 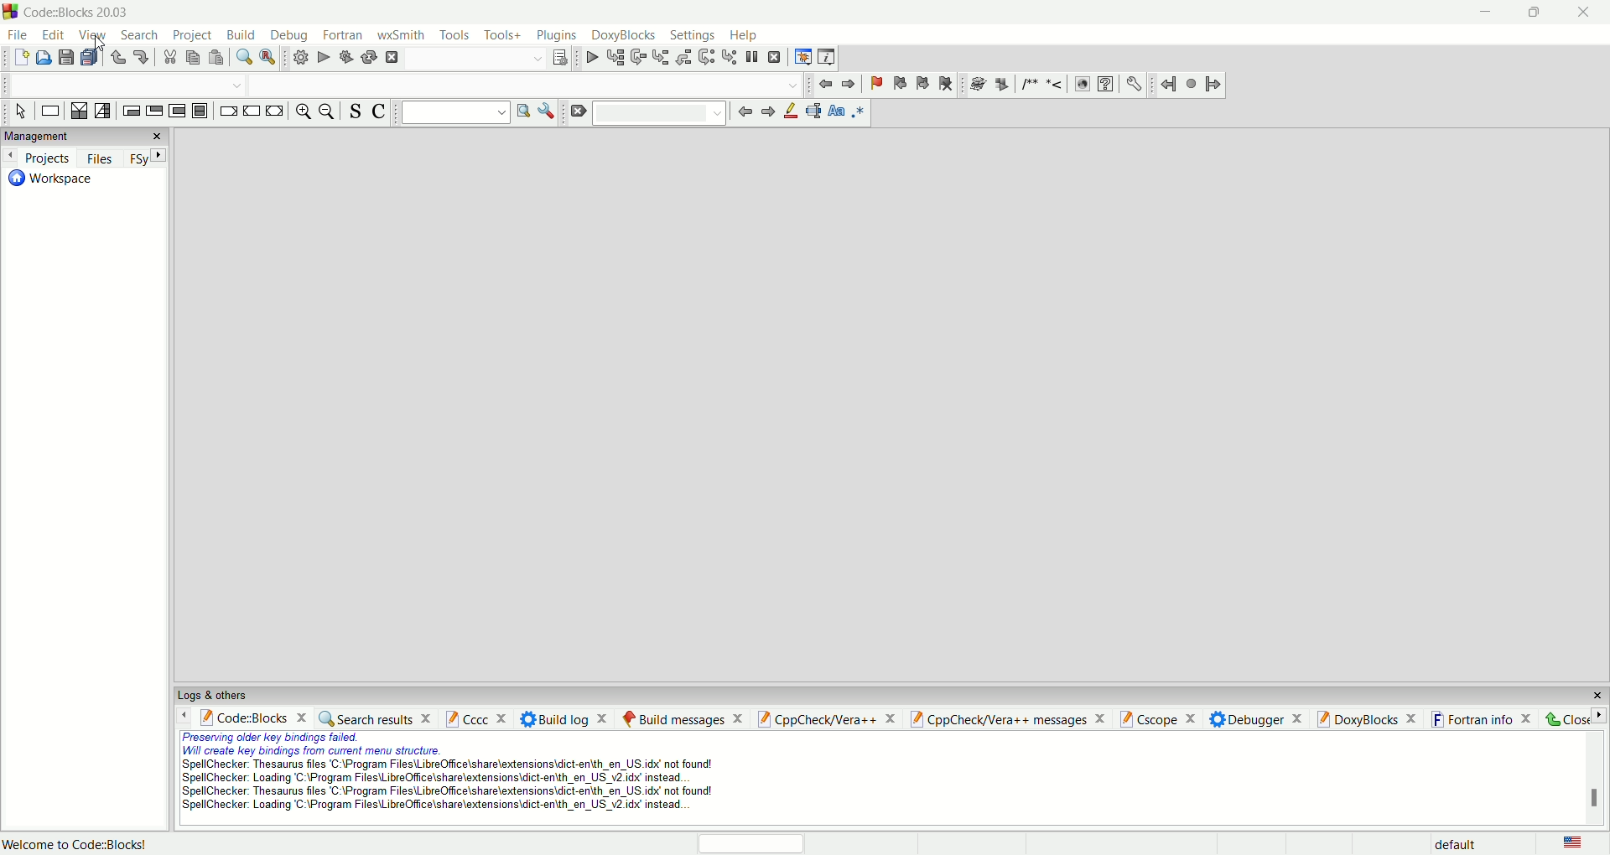 What do you see at coordinates (778, 57) in the screenshot?
I see `stop debugger` at bounding box center [778, 57].